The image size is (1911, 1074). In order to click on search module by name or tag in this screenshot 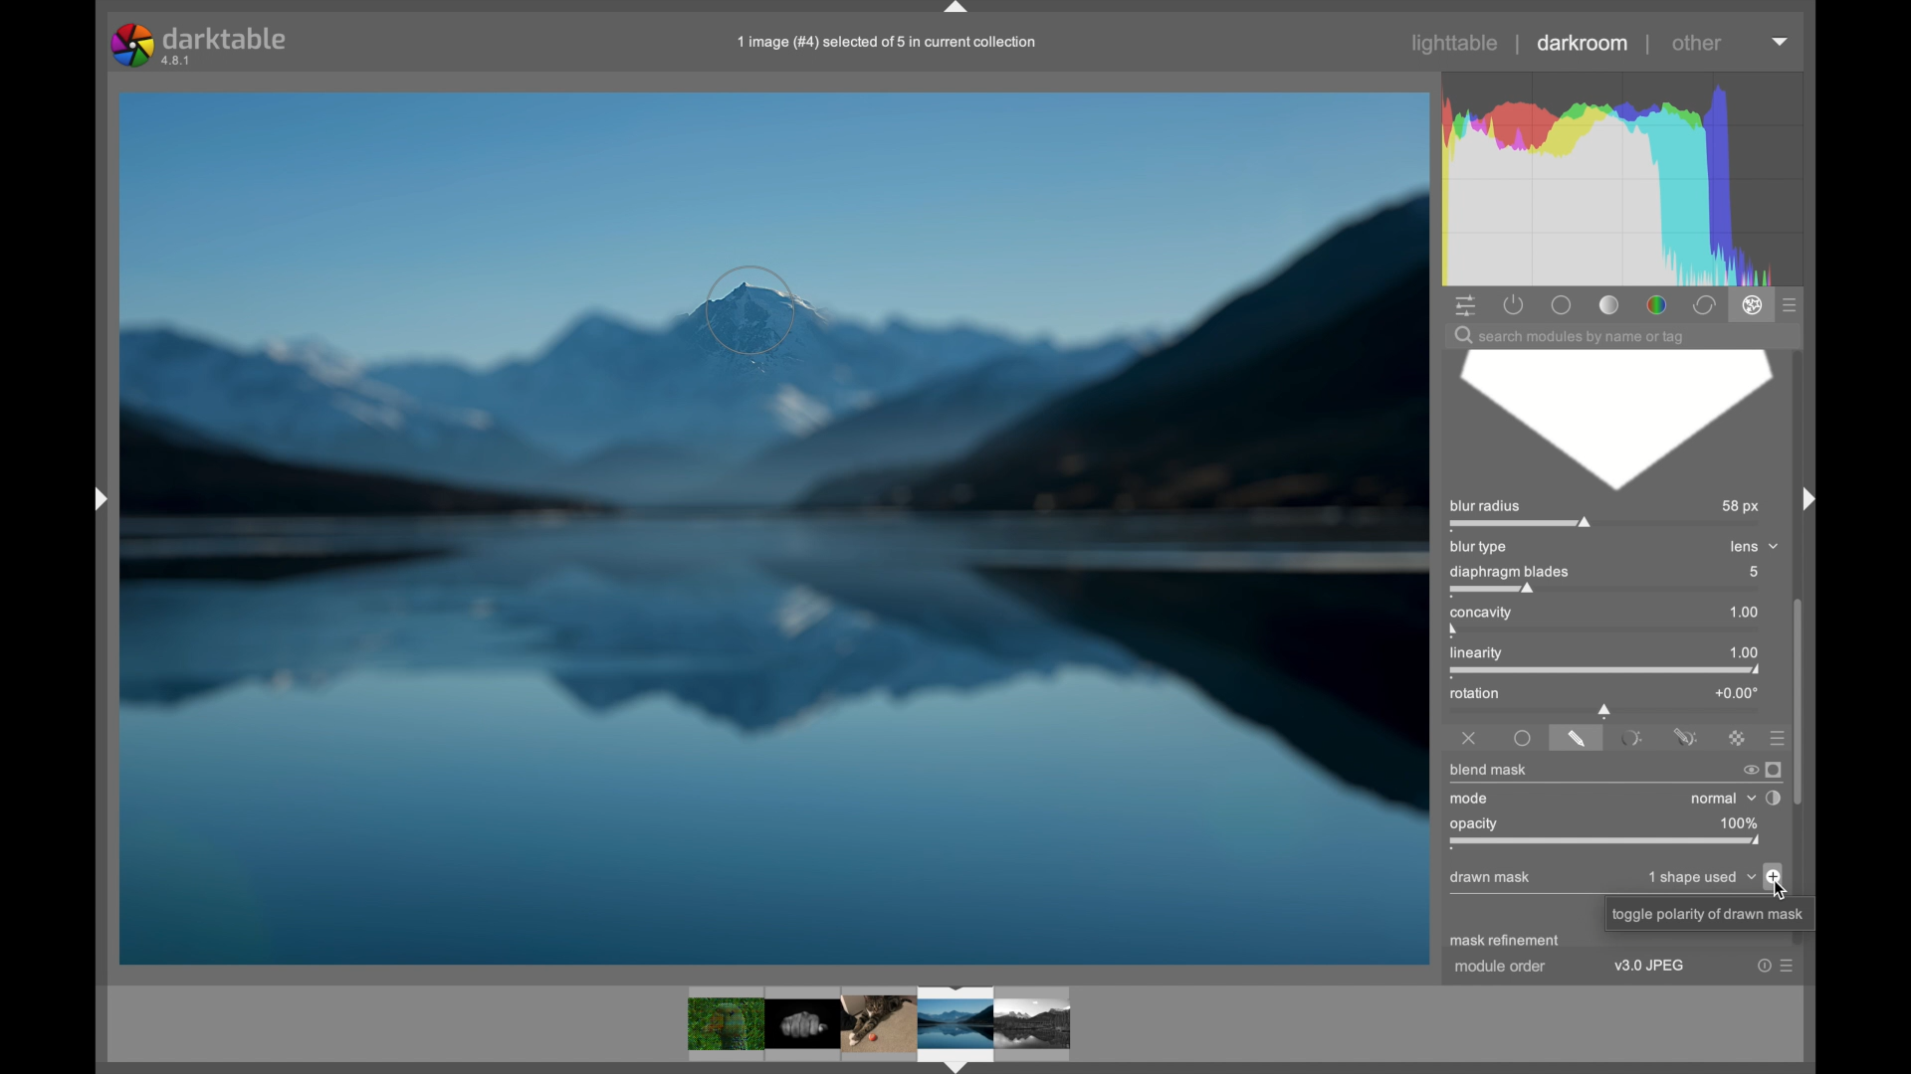, I will do `click(1570, 336)`.